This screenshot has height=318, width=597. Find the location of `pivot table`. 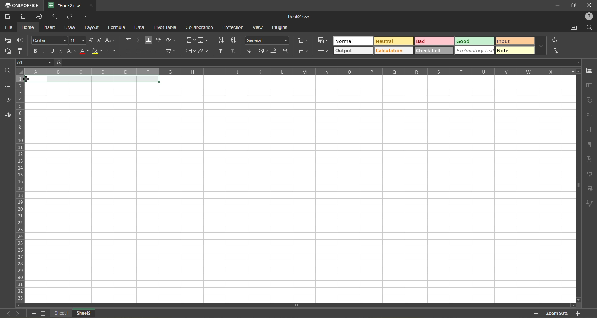

pivot table is located at coordinates (165, 29).